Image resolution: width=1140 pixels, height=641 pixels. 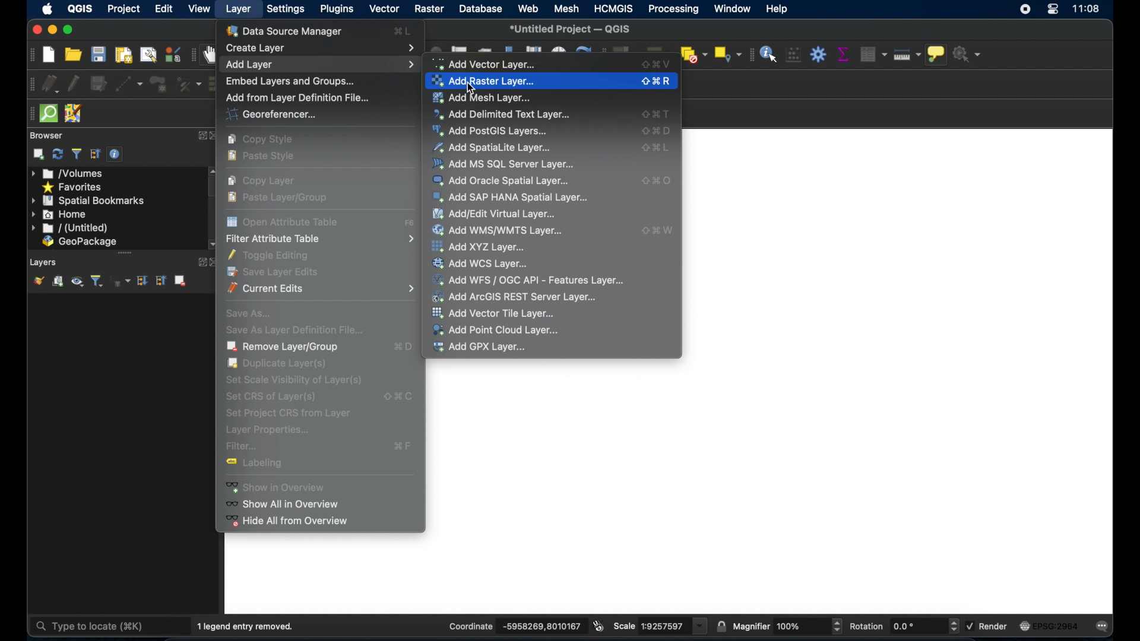 What do you see at coordinates (496, 329) in the screenshot?
I see `add point cloud layer` at bounding box center [496, 329].